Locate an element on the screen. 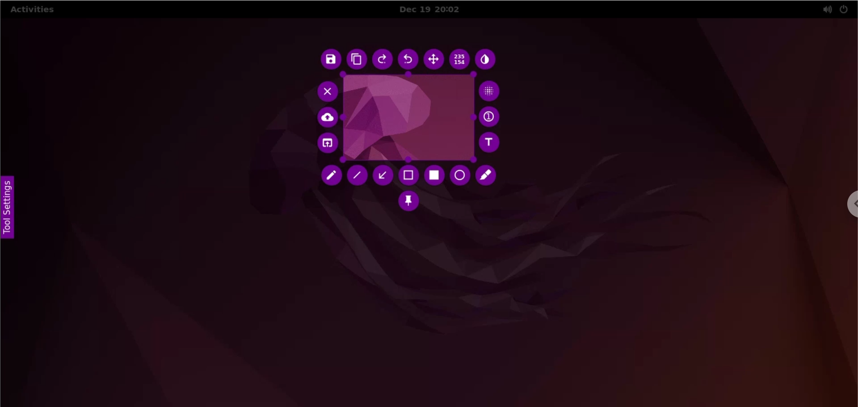  rectangle tool is located at coordinates (436, 175).